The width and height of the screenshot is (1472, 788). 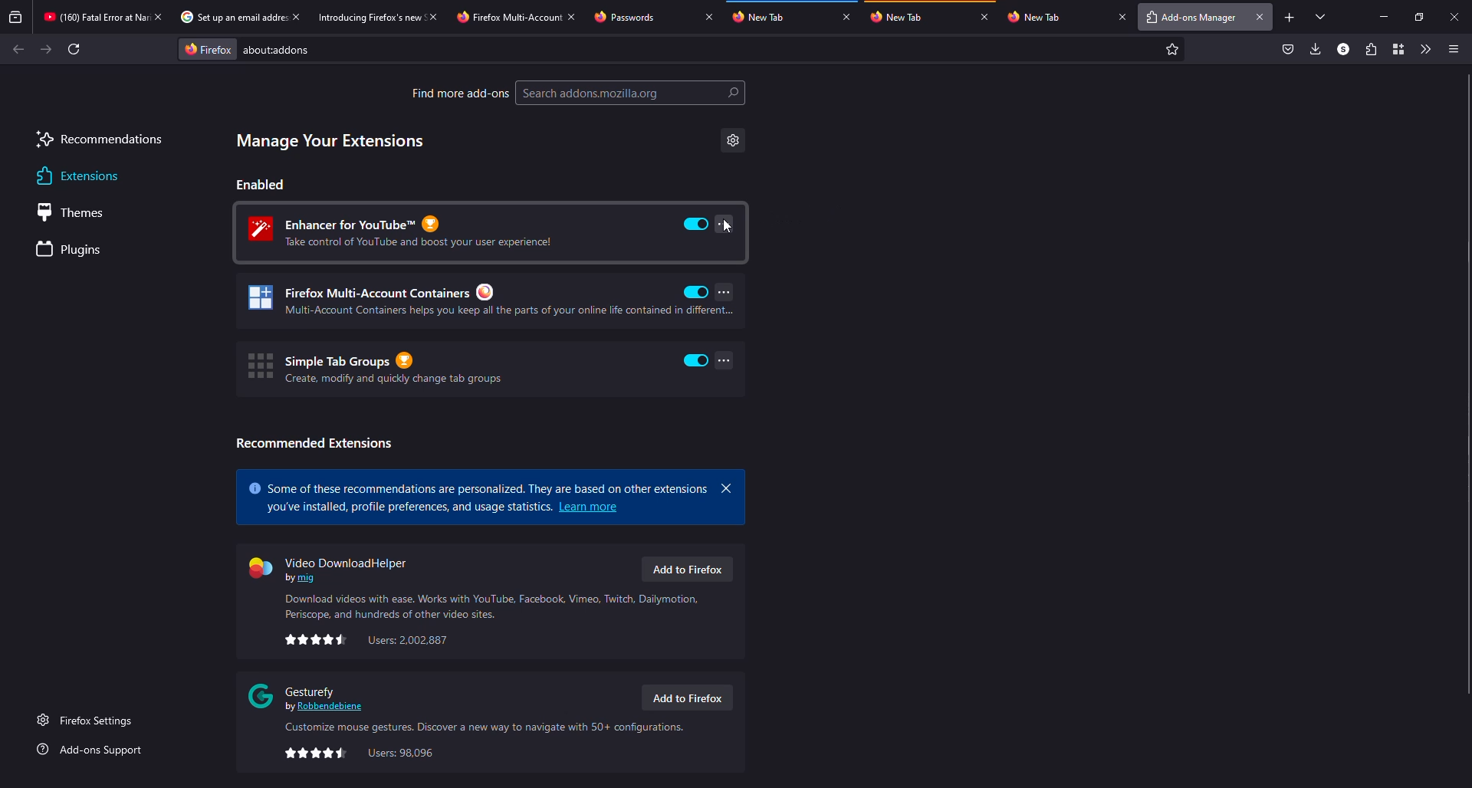 What do you see at coordinates (157, 17) in the screenshot?
I see `Close` at bounding box center [157, 17].